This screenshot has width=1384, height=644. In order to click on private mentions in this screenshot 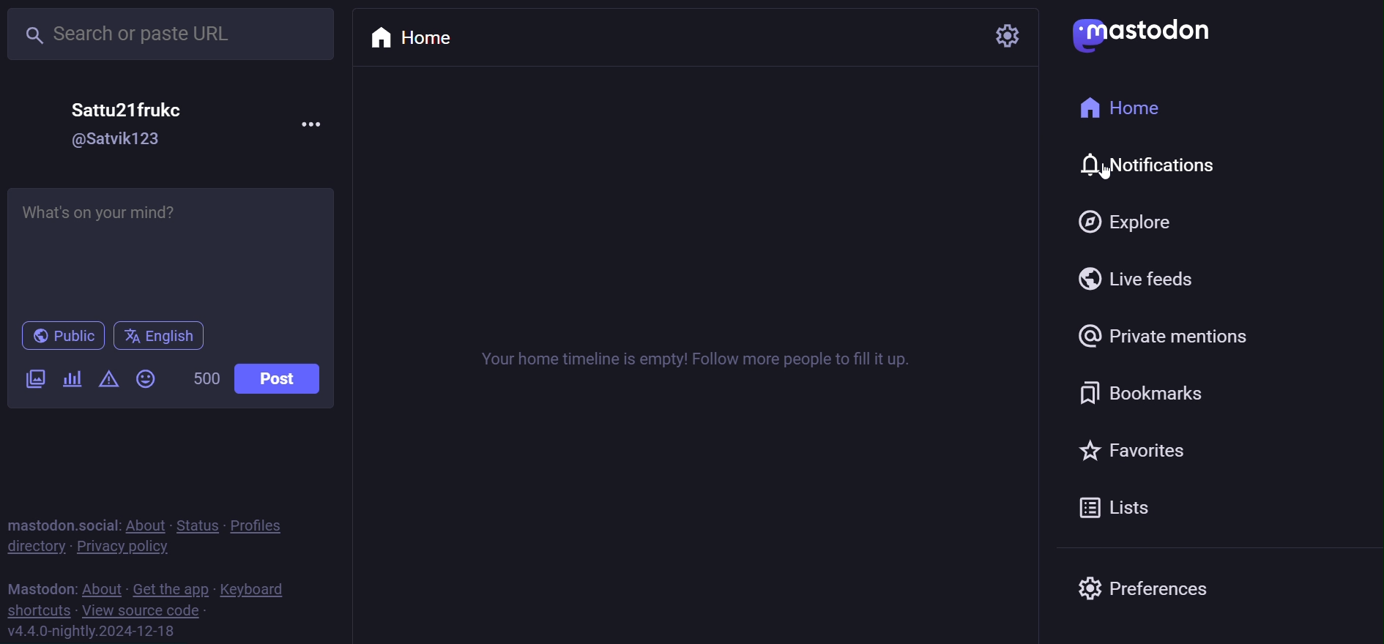, I will do `click(1164, 335)`.